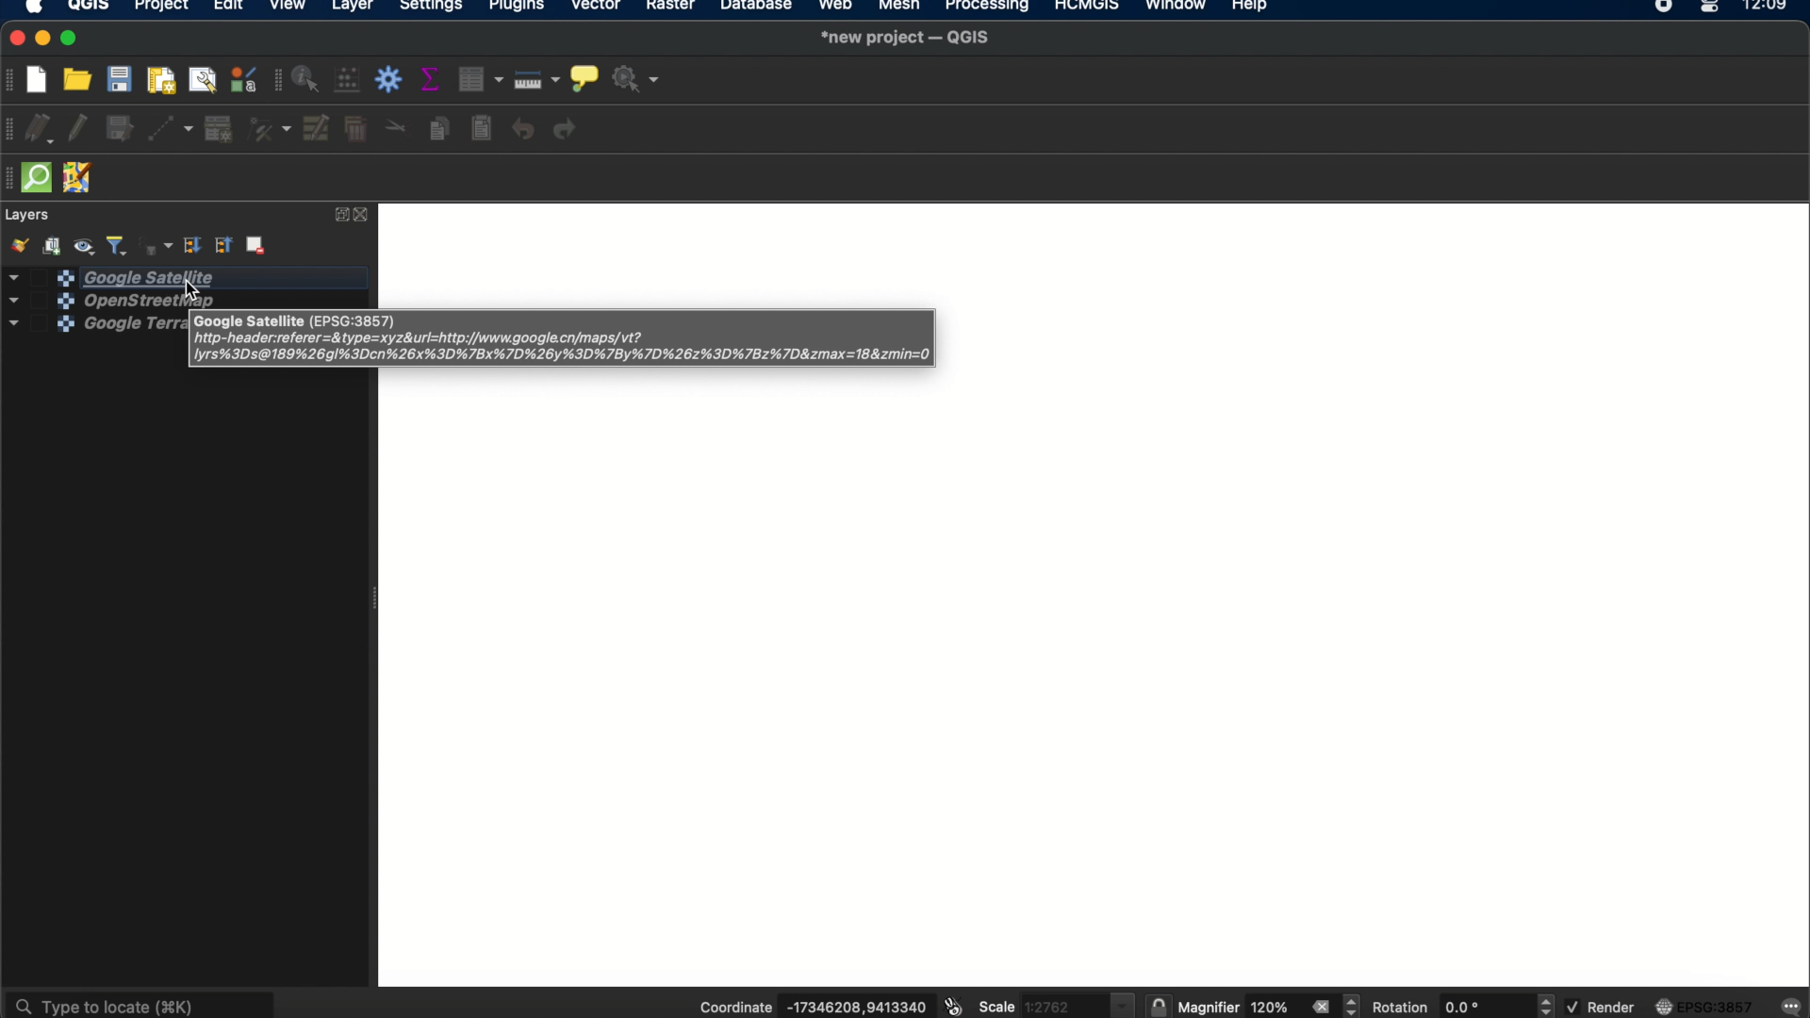  I want to click on HCMGIS, so click(1085, 8).